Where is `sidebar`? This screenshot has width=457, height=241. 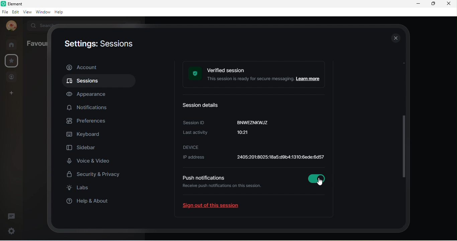
sidebar is located at coordinates (83, 149).